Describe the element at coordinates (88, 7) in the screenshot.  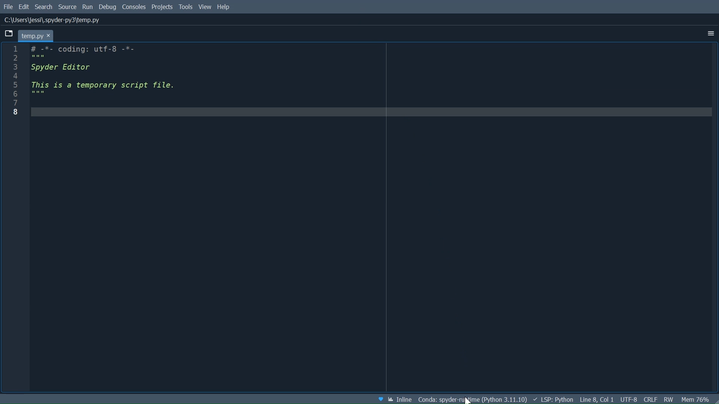
I see `Run` at that location.